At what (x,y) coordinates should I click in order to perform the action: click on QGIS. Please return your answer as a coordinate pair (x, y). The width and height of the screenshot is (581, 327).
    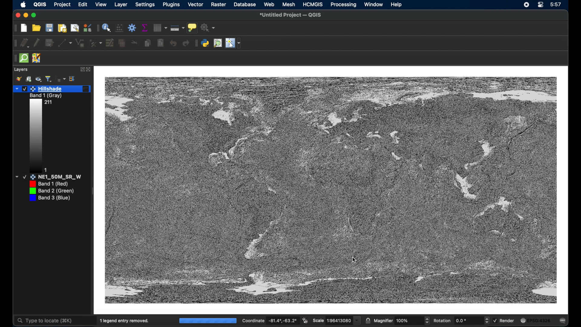
    Looking at the image, I should click on (41, 4).